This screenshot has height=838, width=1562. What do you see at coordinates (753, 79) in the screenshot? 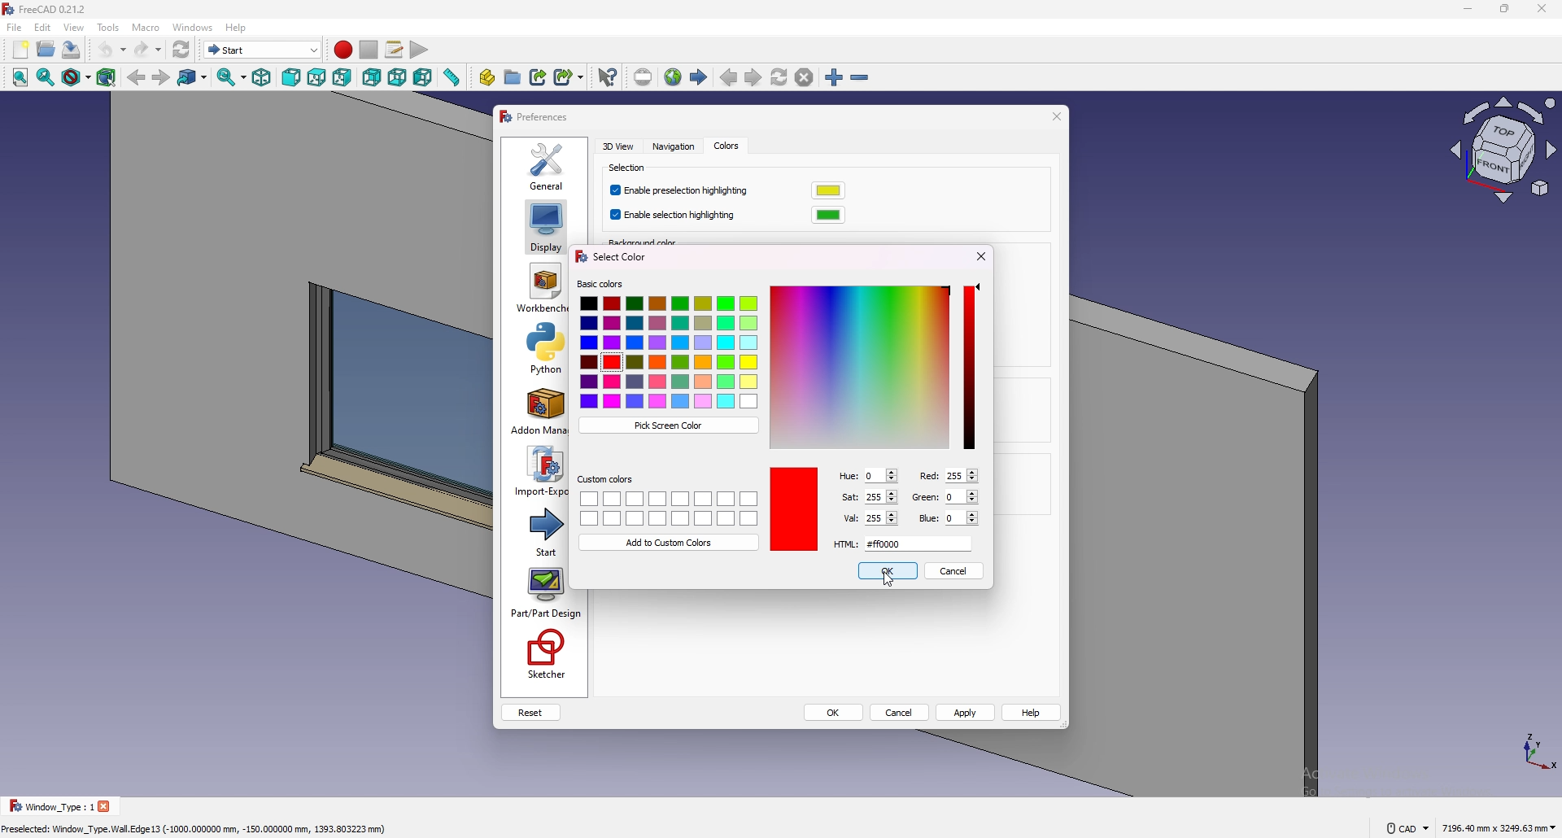
I see `next page` at bounding box center [753, 79].